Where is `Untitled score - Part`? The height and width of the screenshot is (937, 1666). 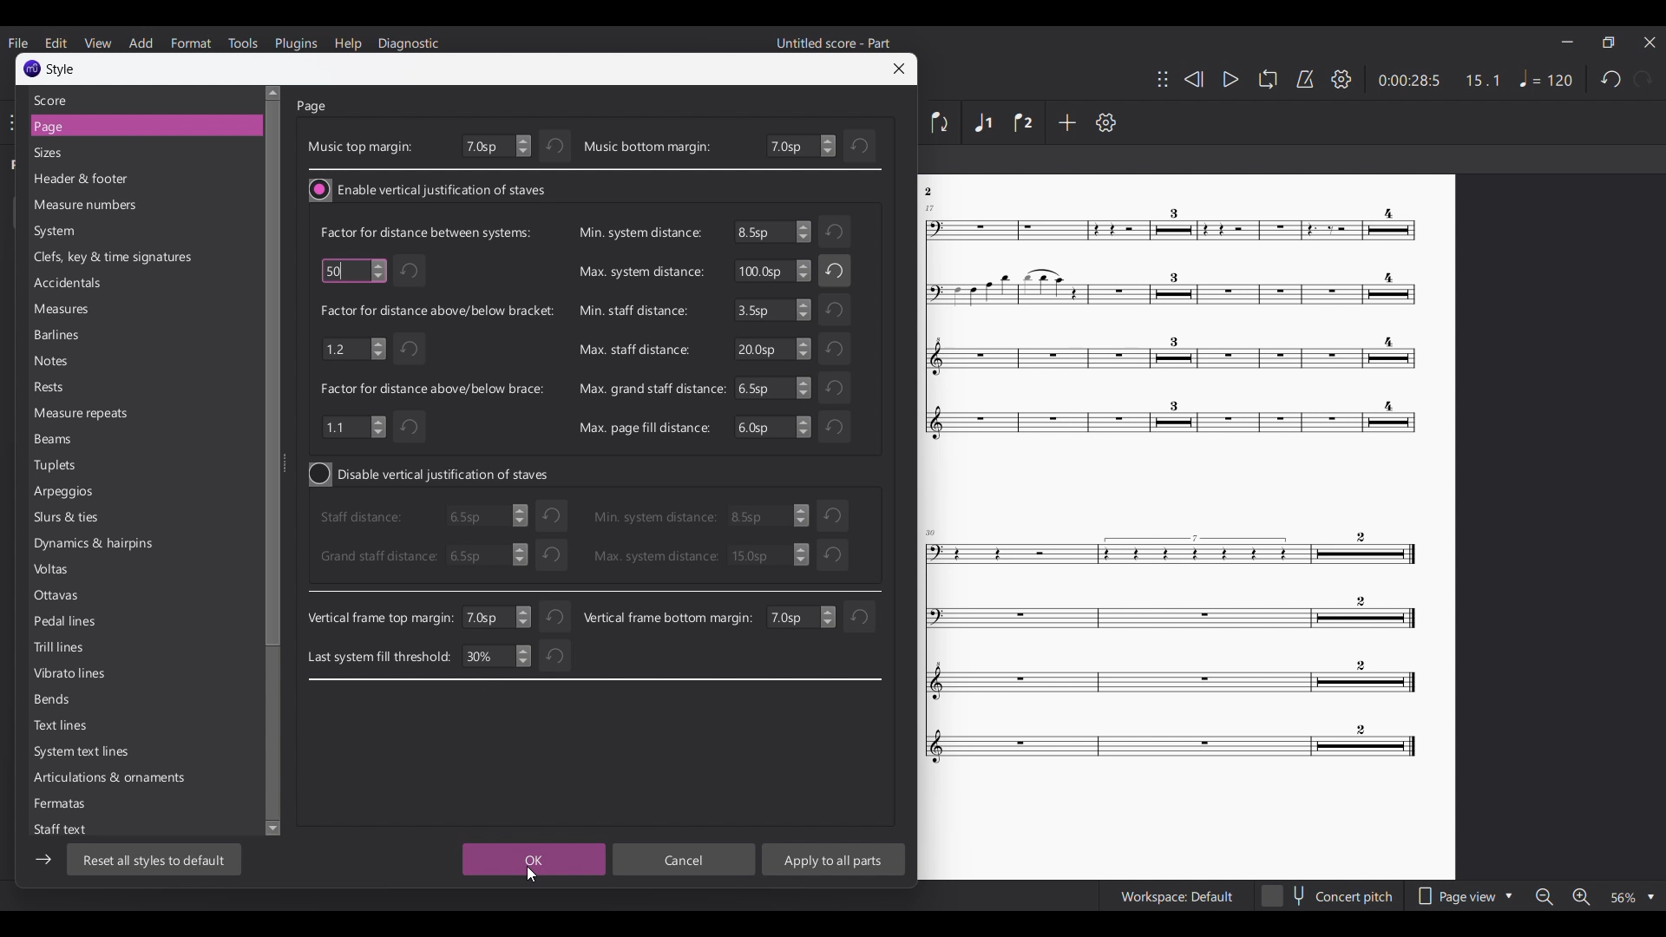
Untitled score - Part is located at coordinates (835, 43).